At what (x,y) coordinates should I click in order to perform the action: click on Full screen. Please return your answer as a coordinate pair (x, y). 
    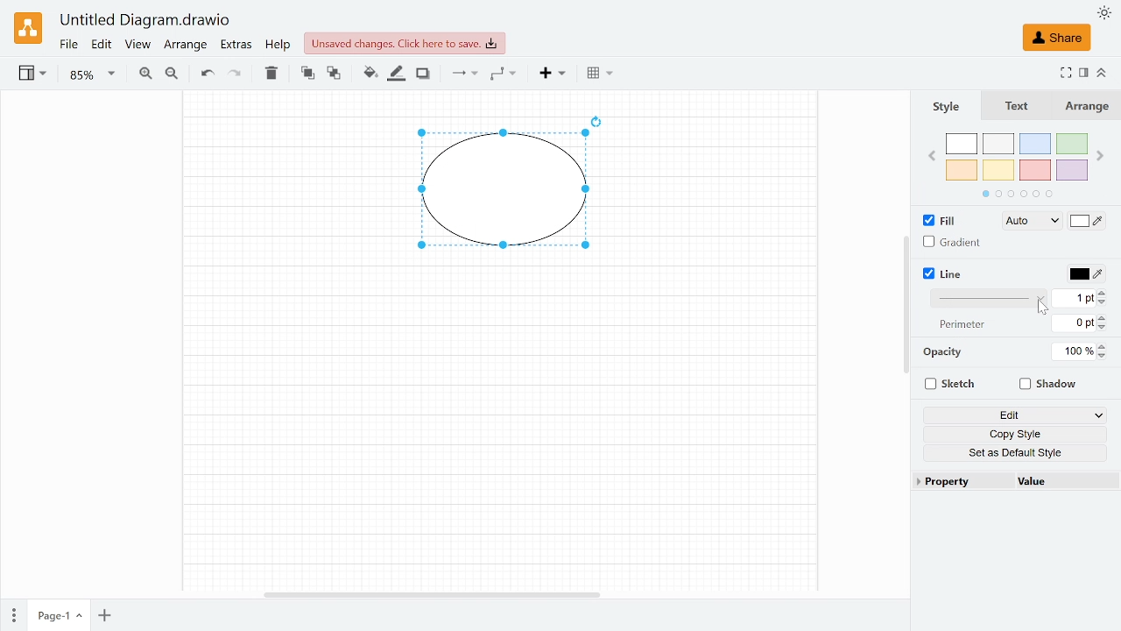
    Looking at the image, I should click on (1065, 73).